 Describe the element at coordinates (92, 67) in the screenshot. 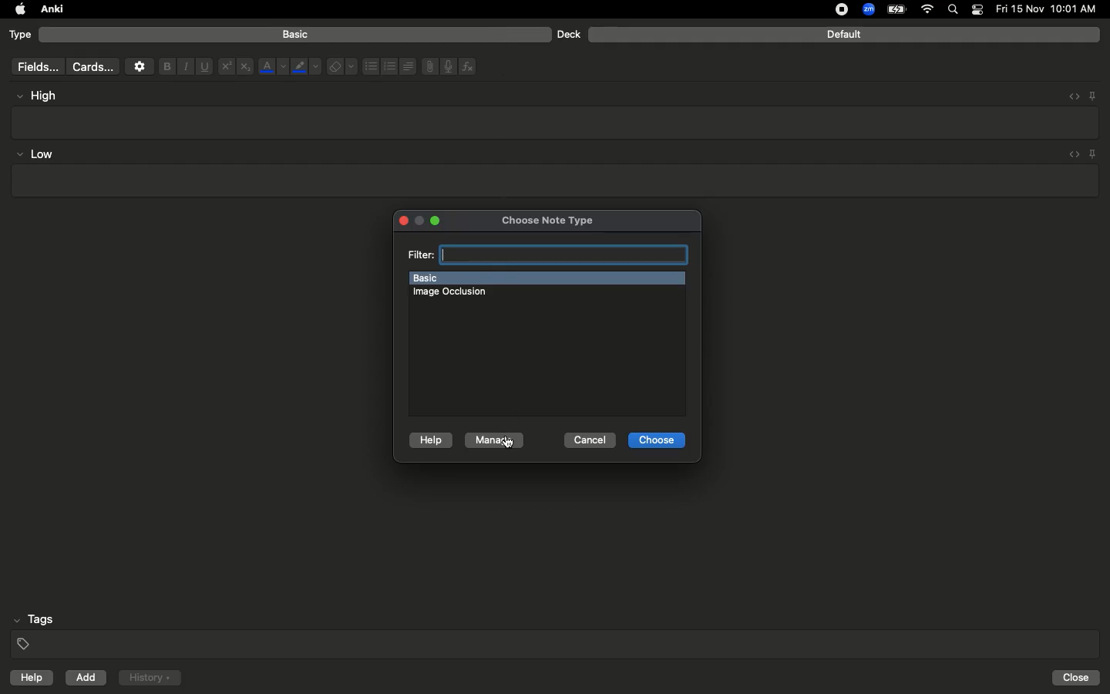

I see `Cards` at that location.